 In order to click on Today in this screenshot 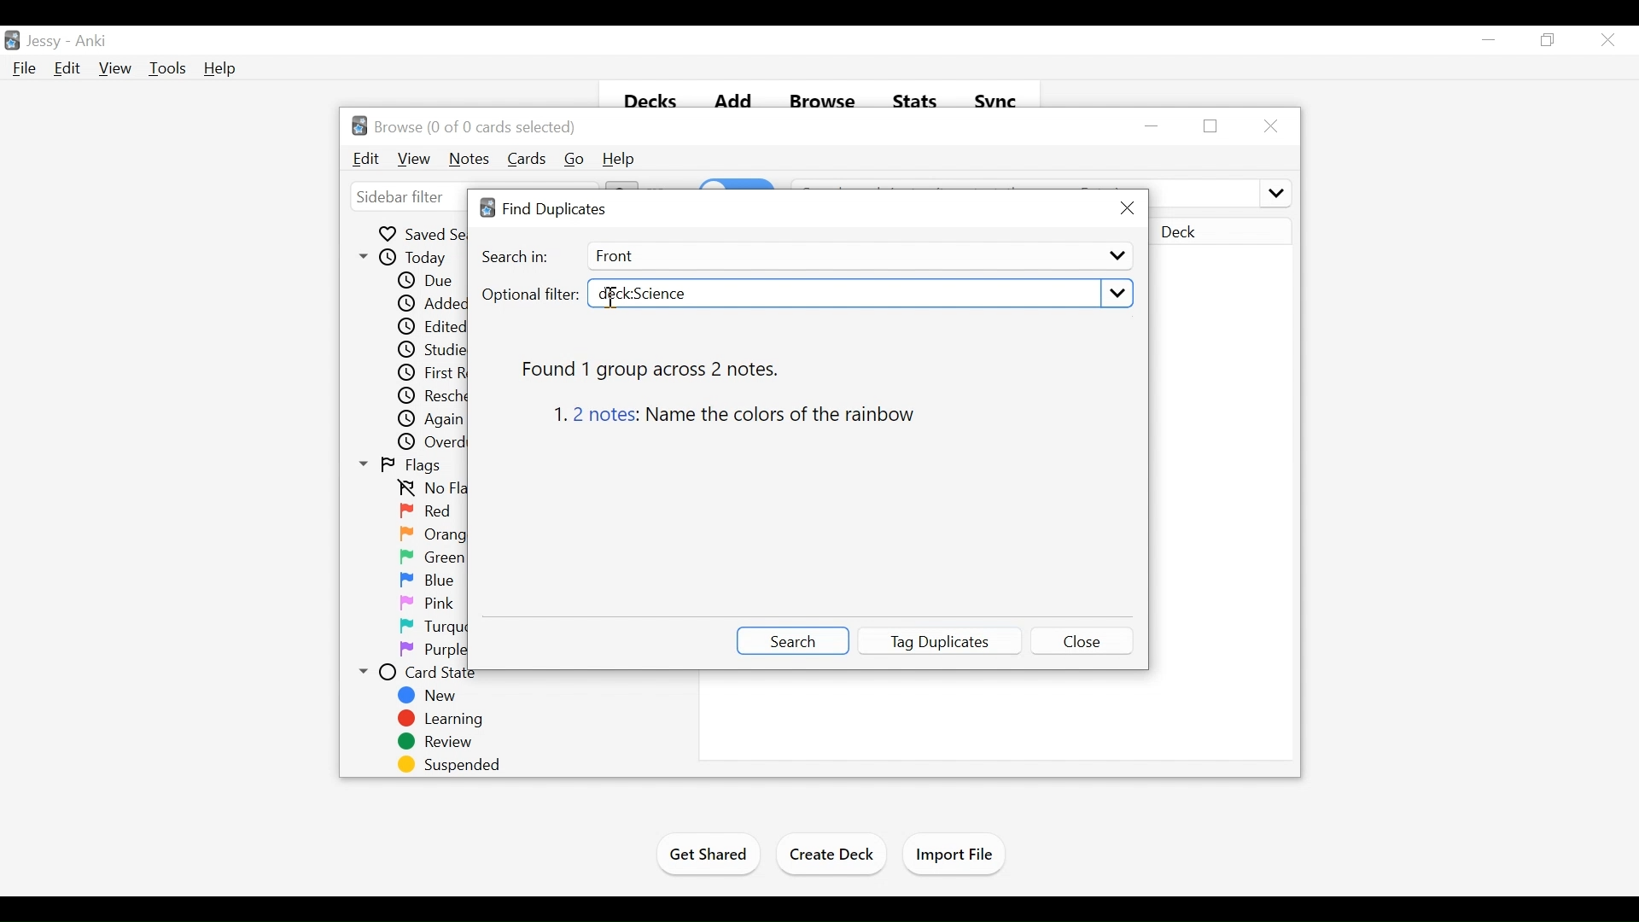, I will do `click(405, 258)`.